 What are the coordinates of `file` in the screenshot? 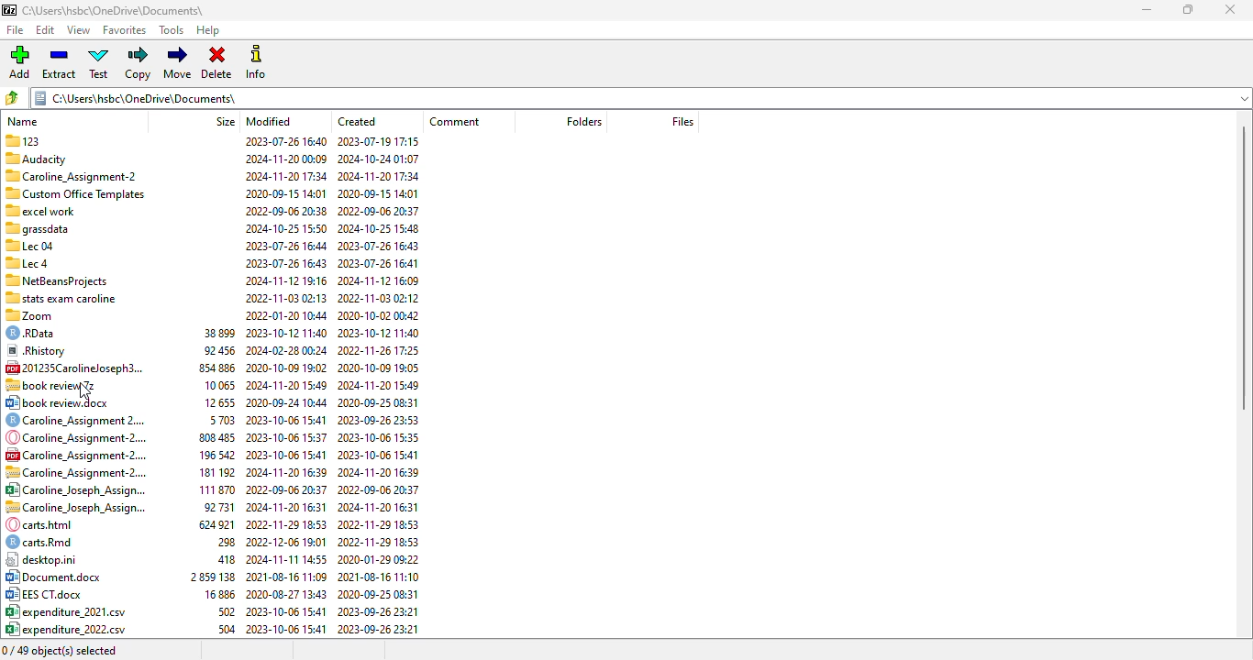 It's located at (15, 29).